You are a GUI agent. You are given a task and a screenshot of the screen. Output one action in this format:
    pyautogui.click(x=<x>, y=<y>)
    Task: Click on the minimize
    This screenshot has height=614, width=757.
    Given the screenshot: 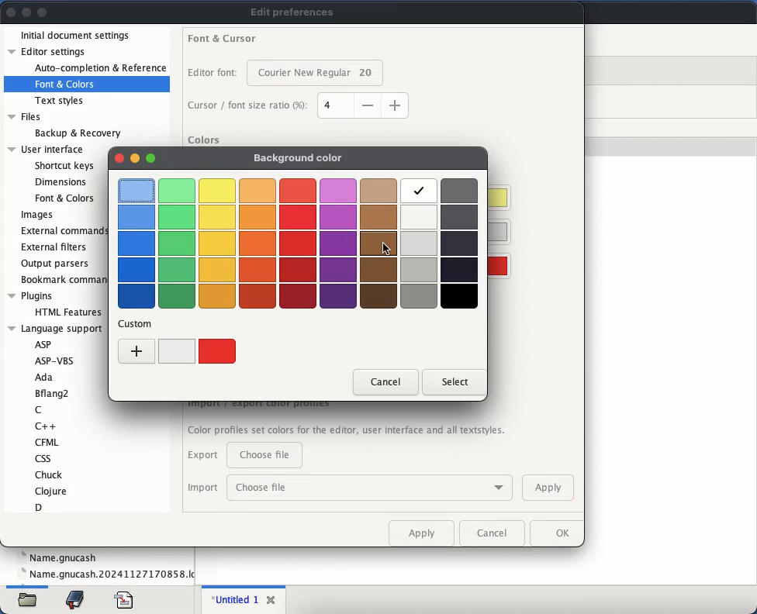 What is the action you would take?
    pyautogui.click(x=135, y=158)
    